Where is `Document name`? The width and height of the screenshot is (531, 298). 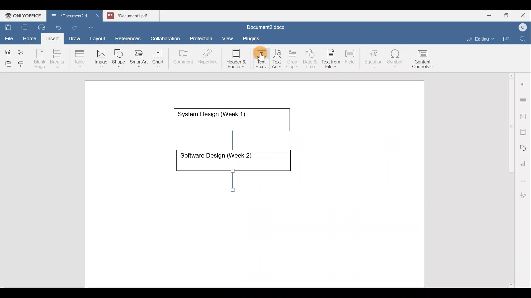 Document name is located at coordinates (264, 28).